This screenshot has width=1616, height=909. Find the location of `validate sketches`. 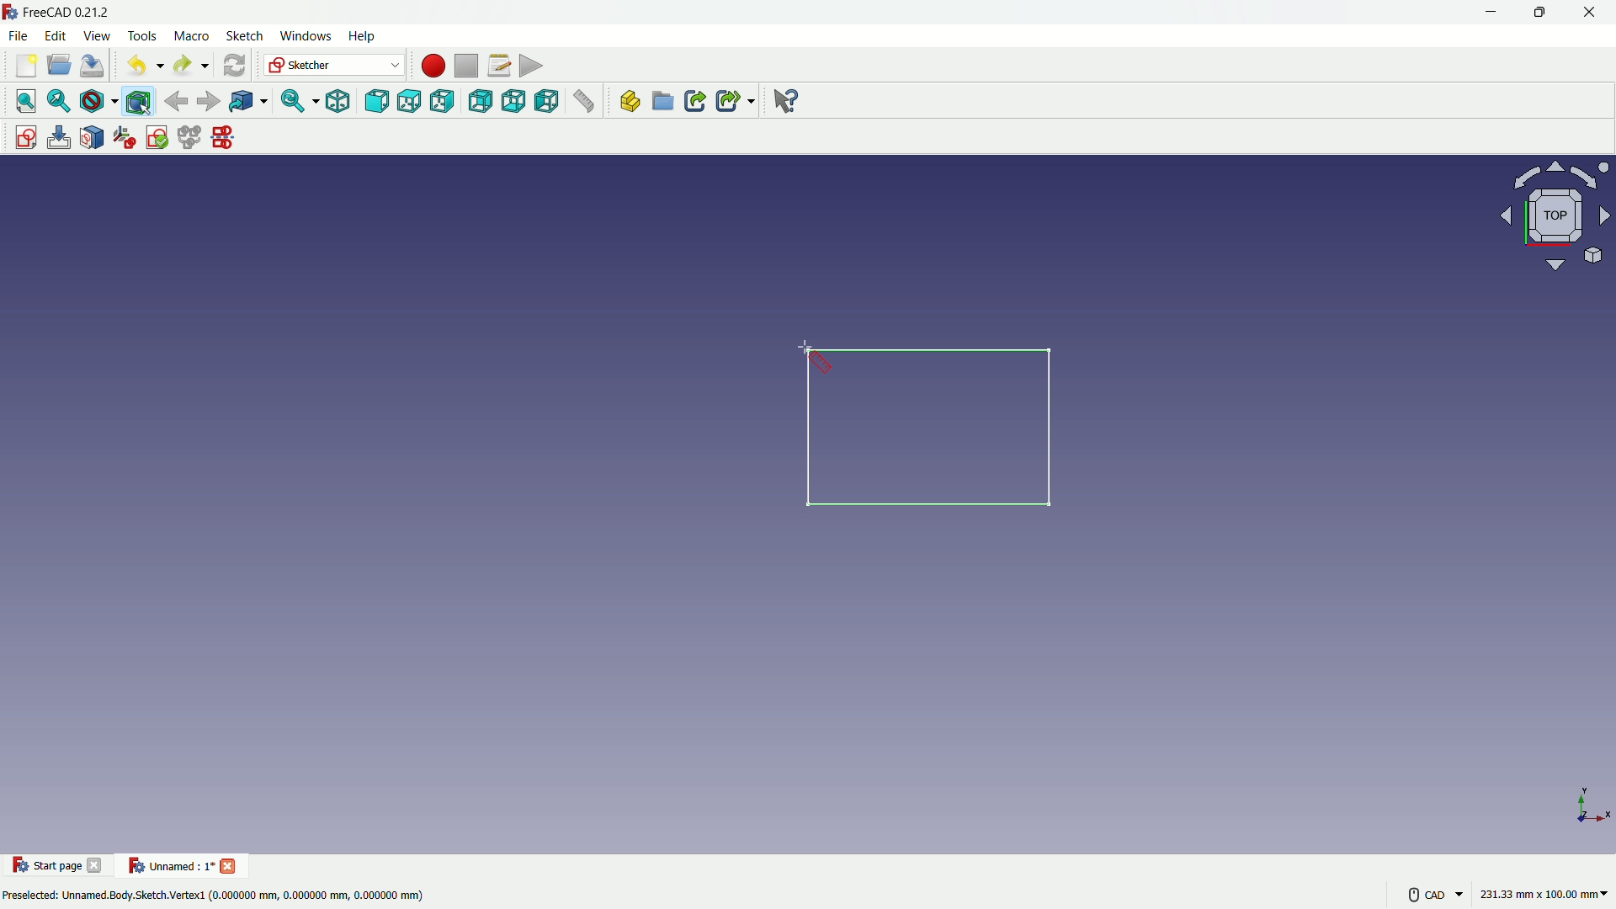

validate sketches is located at coordinates (158, 138).